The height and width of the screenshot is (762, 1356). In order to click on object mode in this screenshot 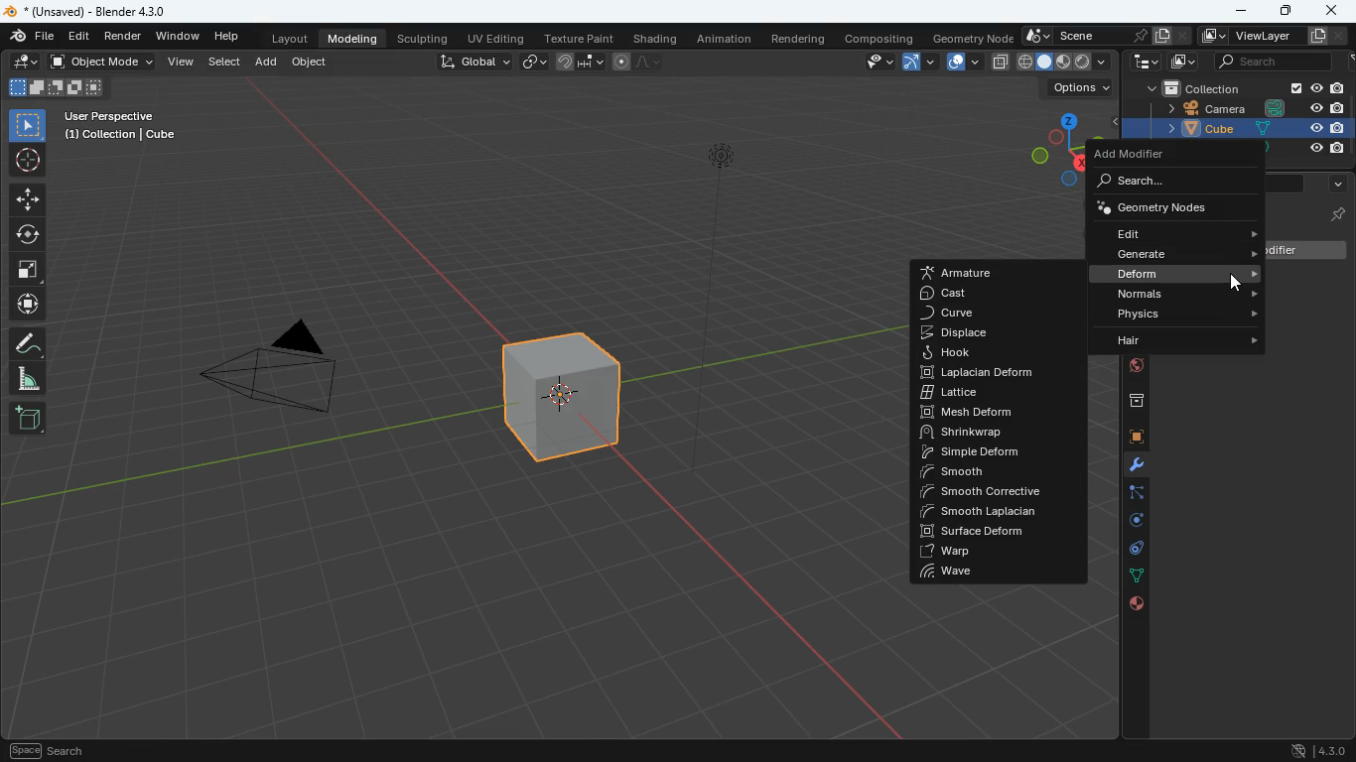, I will do `click(101, 61)`.